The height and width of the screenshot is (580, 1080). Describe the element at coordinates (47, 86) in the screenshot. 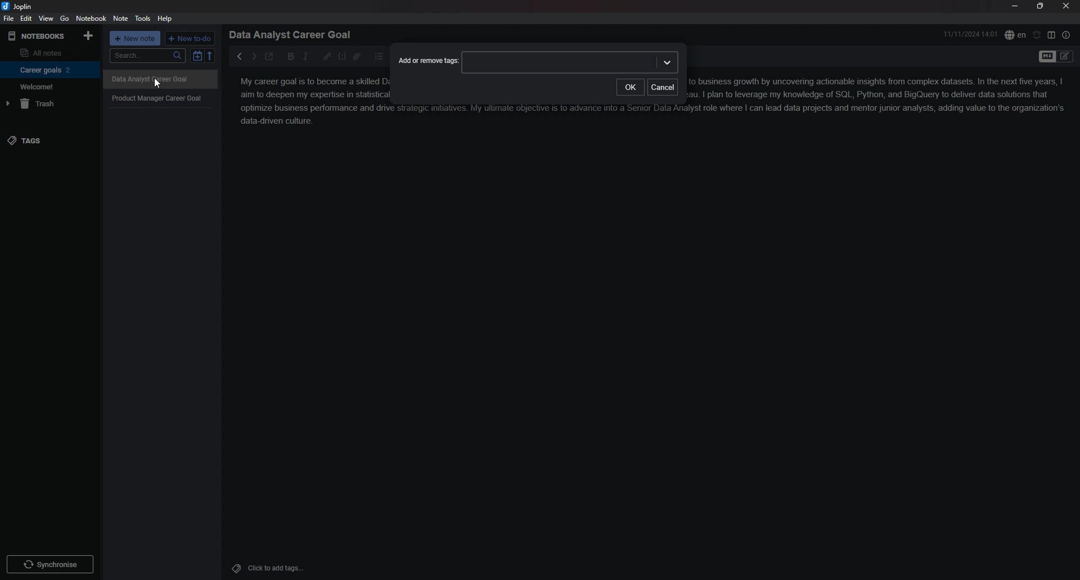

I see `Welcome!` at that location.